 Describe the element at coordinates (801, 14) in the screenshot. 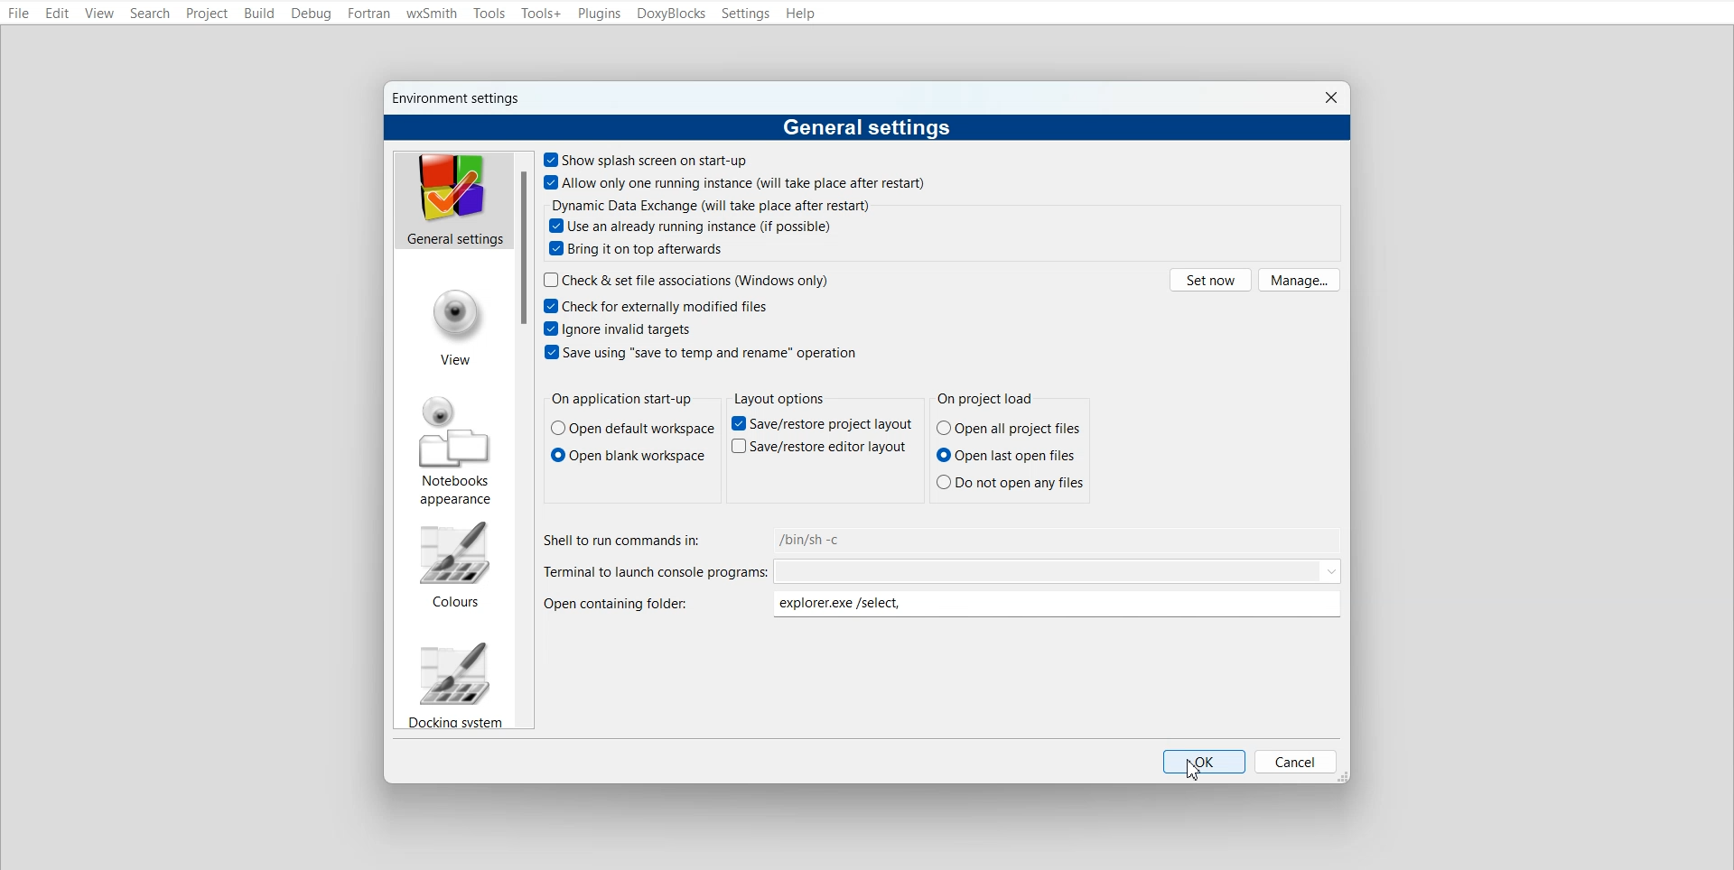

I see `Help` at that location.